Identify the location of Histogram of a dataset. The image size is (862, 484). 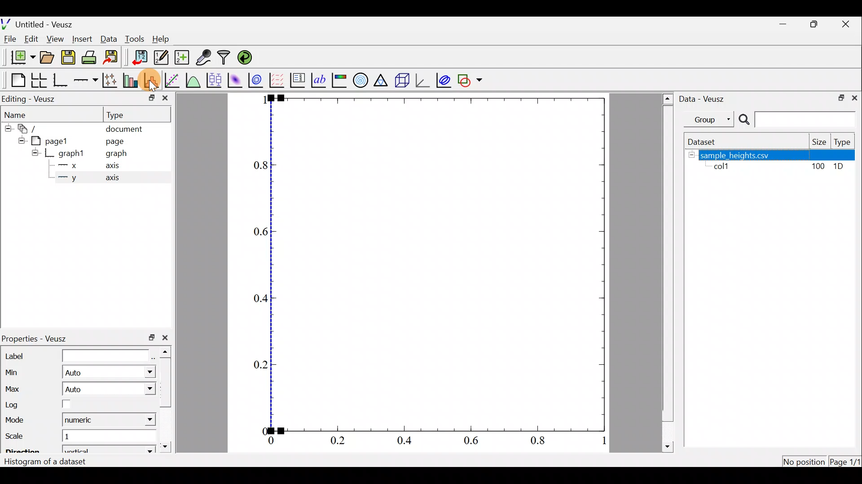
(48, 462).